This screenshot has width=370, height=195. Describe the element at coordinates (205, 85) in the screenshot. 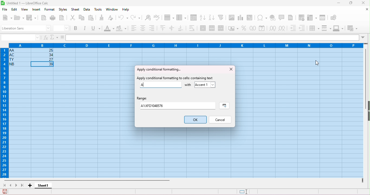

I see `accept` at that location.